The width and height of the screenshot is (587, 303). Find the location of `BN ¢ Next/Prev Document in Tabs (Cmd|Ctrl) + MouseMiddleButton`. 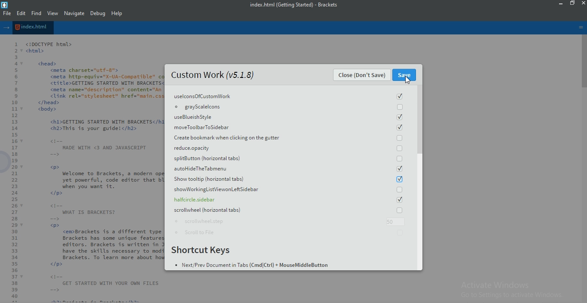

BN ¢ Next/Prev Document in Tabs (Cmd|Ctrl) + MouseMiddleButton is located at coordinates (251, 265).